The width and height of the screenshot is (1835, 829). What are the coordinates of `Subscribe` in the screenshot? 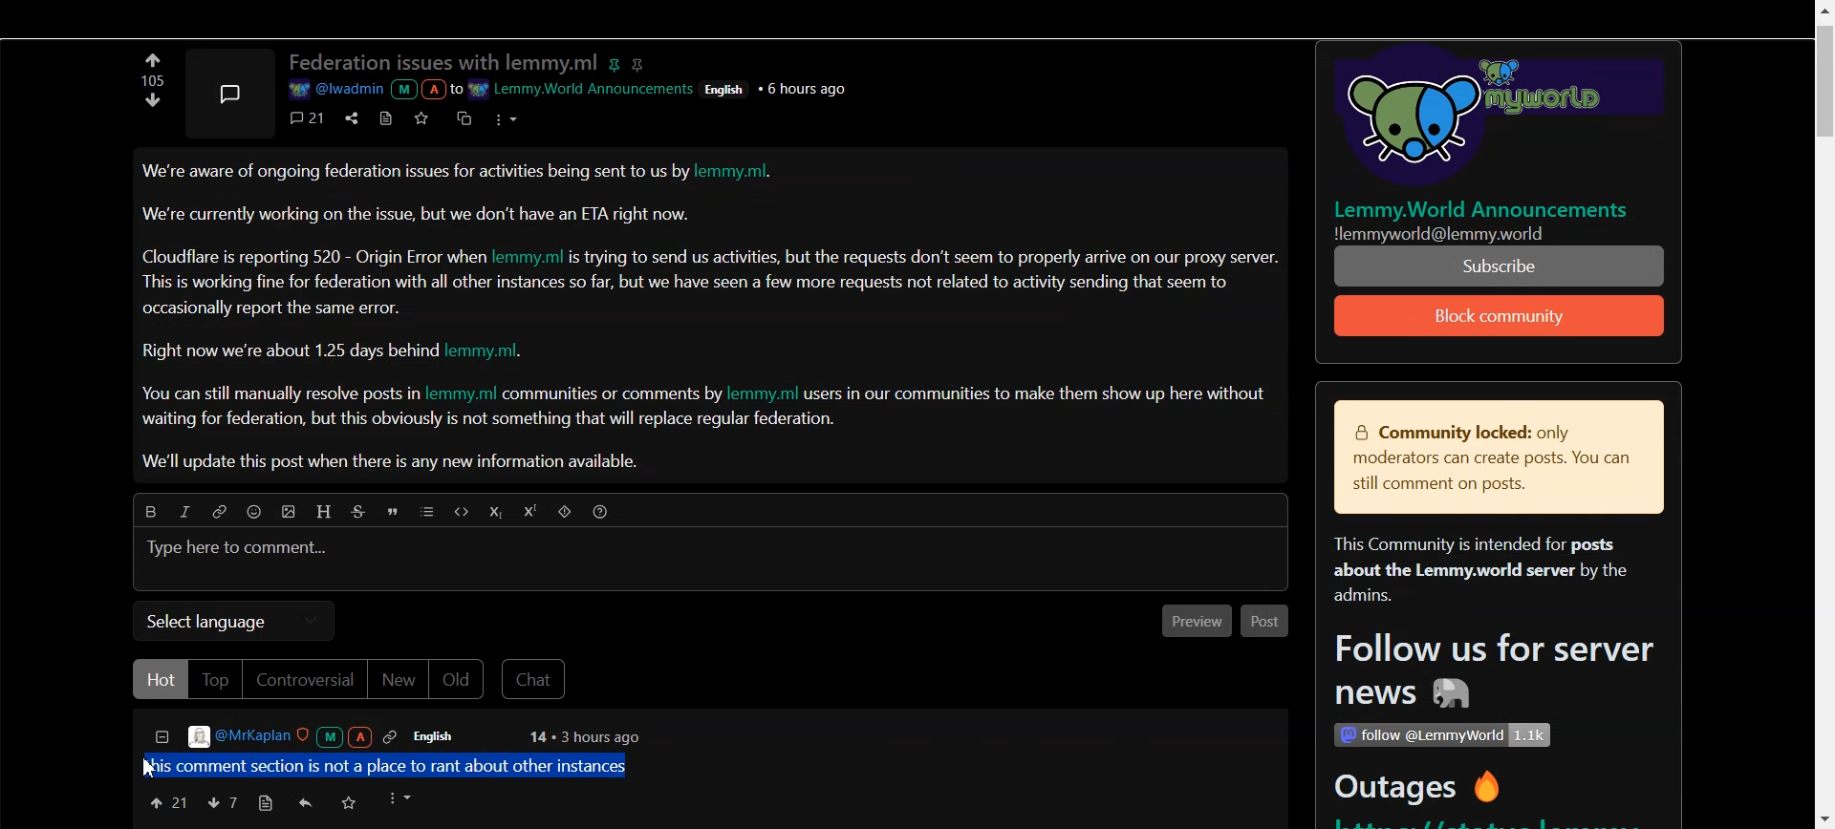 It's located at (1500, 316).